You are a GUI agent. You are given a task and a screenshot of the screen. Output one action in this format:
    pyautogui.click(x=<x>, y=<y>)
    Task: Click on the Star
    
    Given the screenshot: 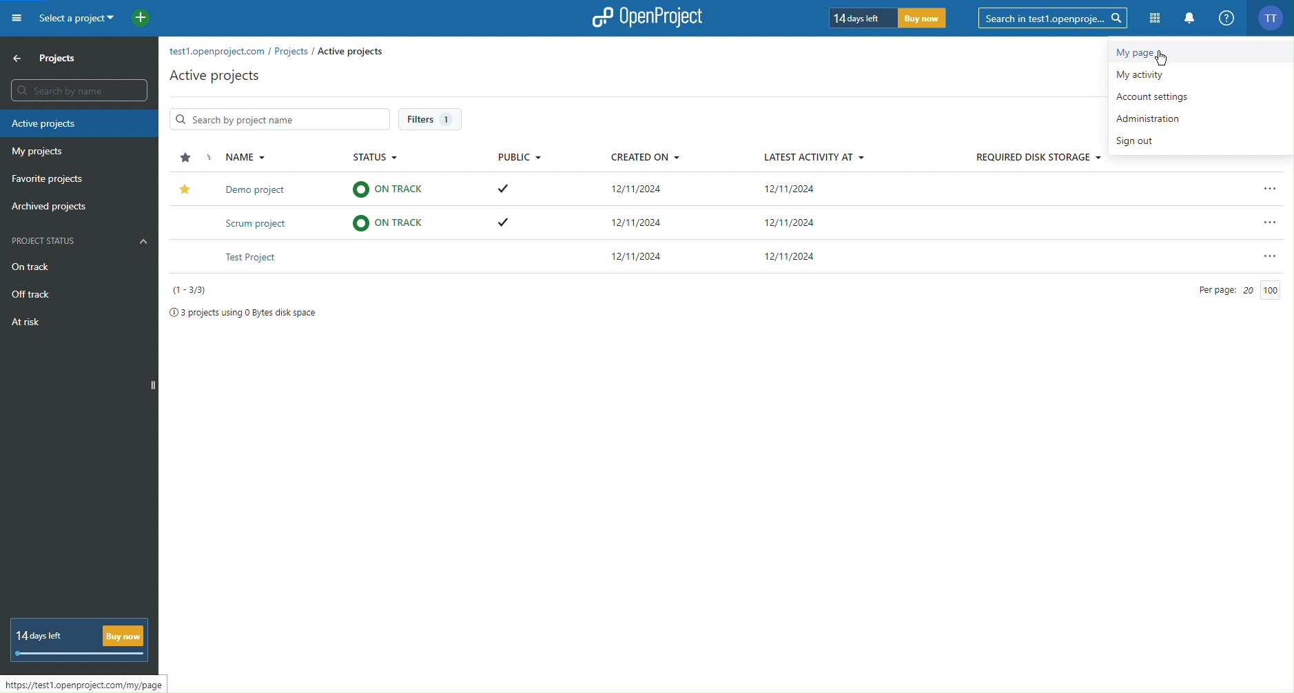 What is the action you would take?
    pyautogui.click(x=185, y=187)
    